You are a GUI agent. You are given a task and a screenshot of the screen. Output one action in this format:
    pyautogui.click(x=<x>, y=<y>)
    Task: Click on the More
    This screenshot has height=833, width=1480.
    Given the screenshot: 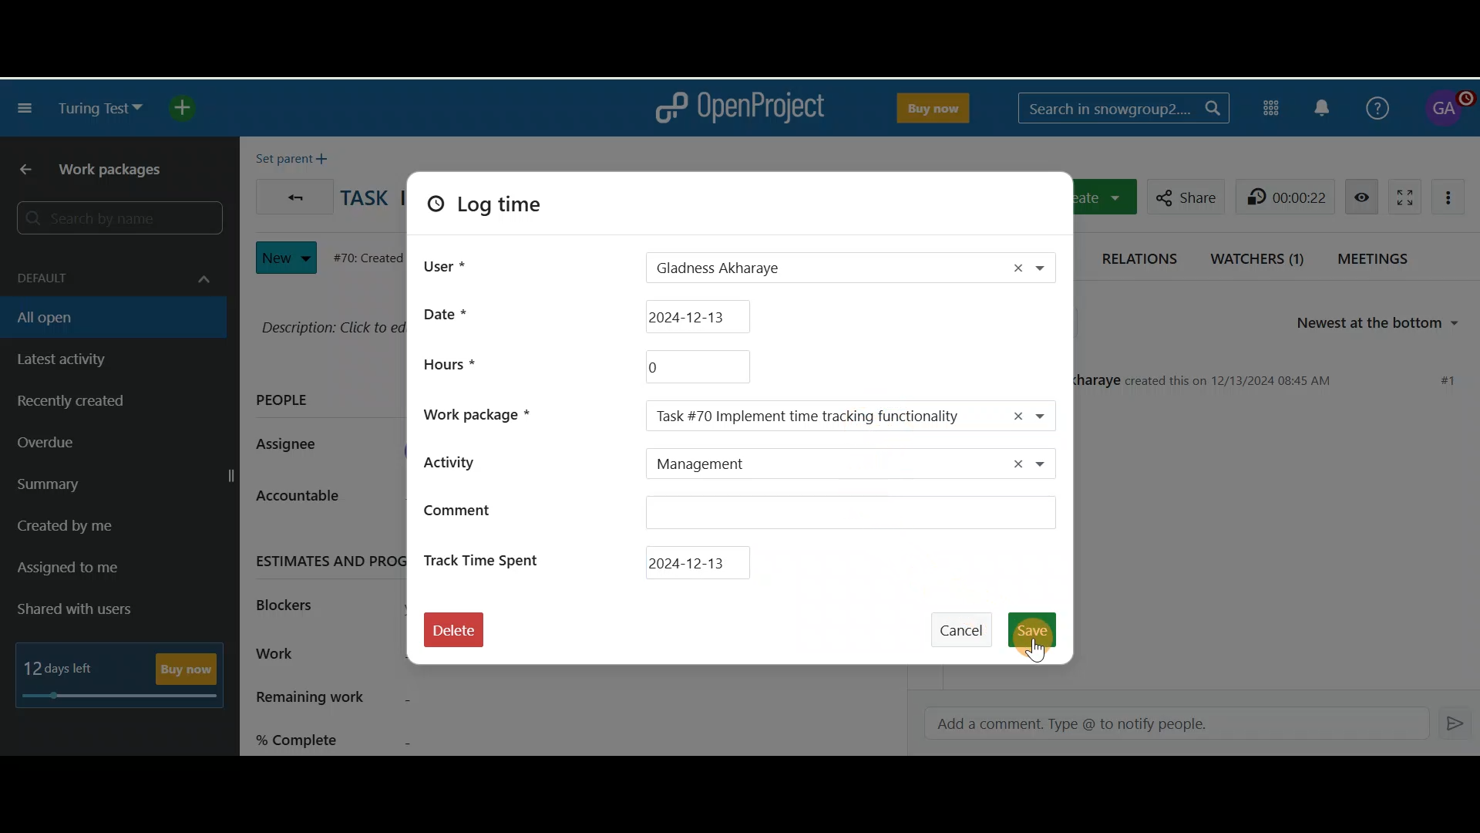 What is the action you would take?
    pyautogui.click(x=1452, y=195)
    